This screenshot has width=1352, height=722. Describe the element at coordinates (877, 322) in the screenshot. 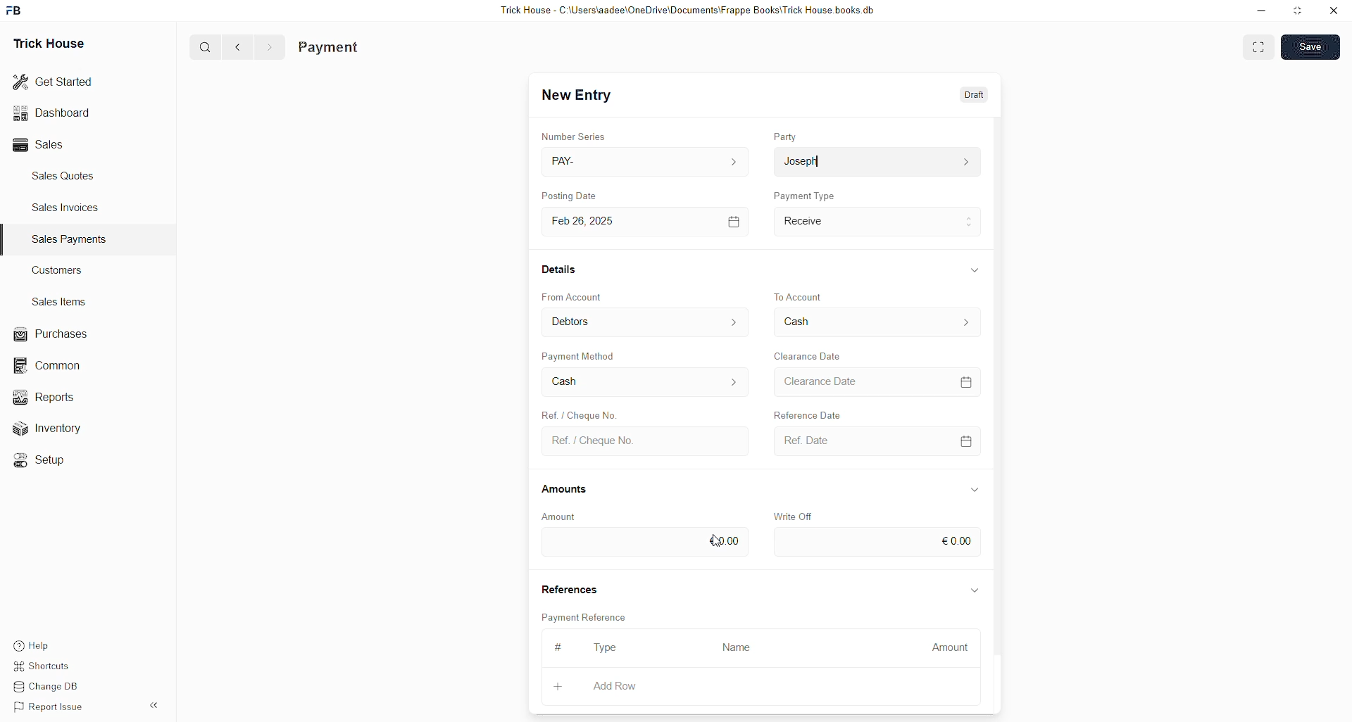

I see `To Account` at that location.